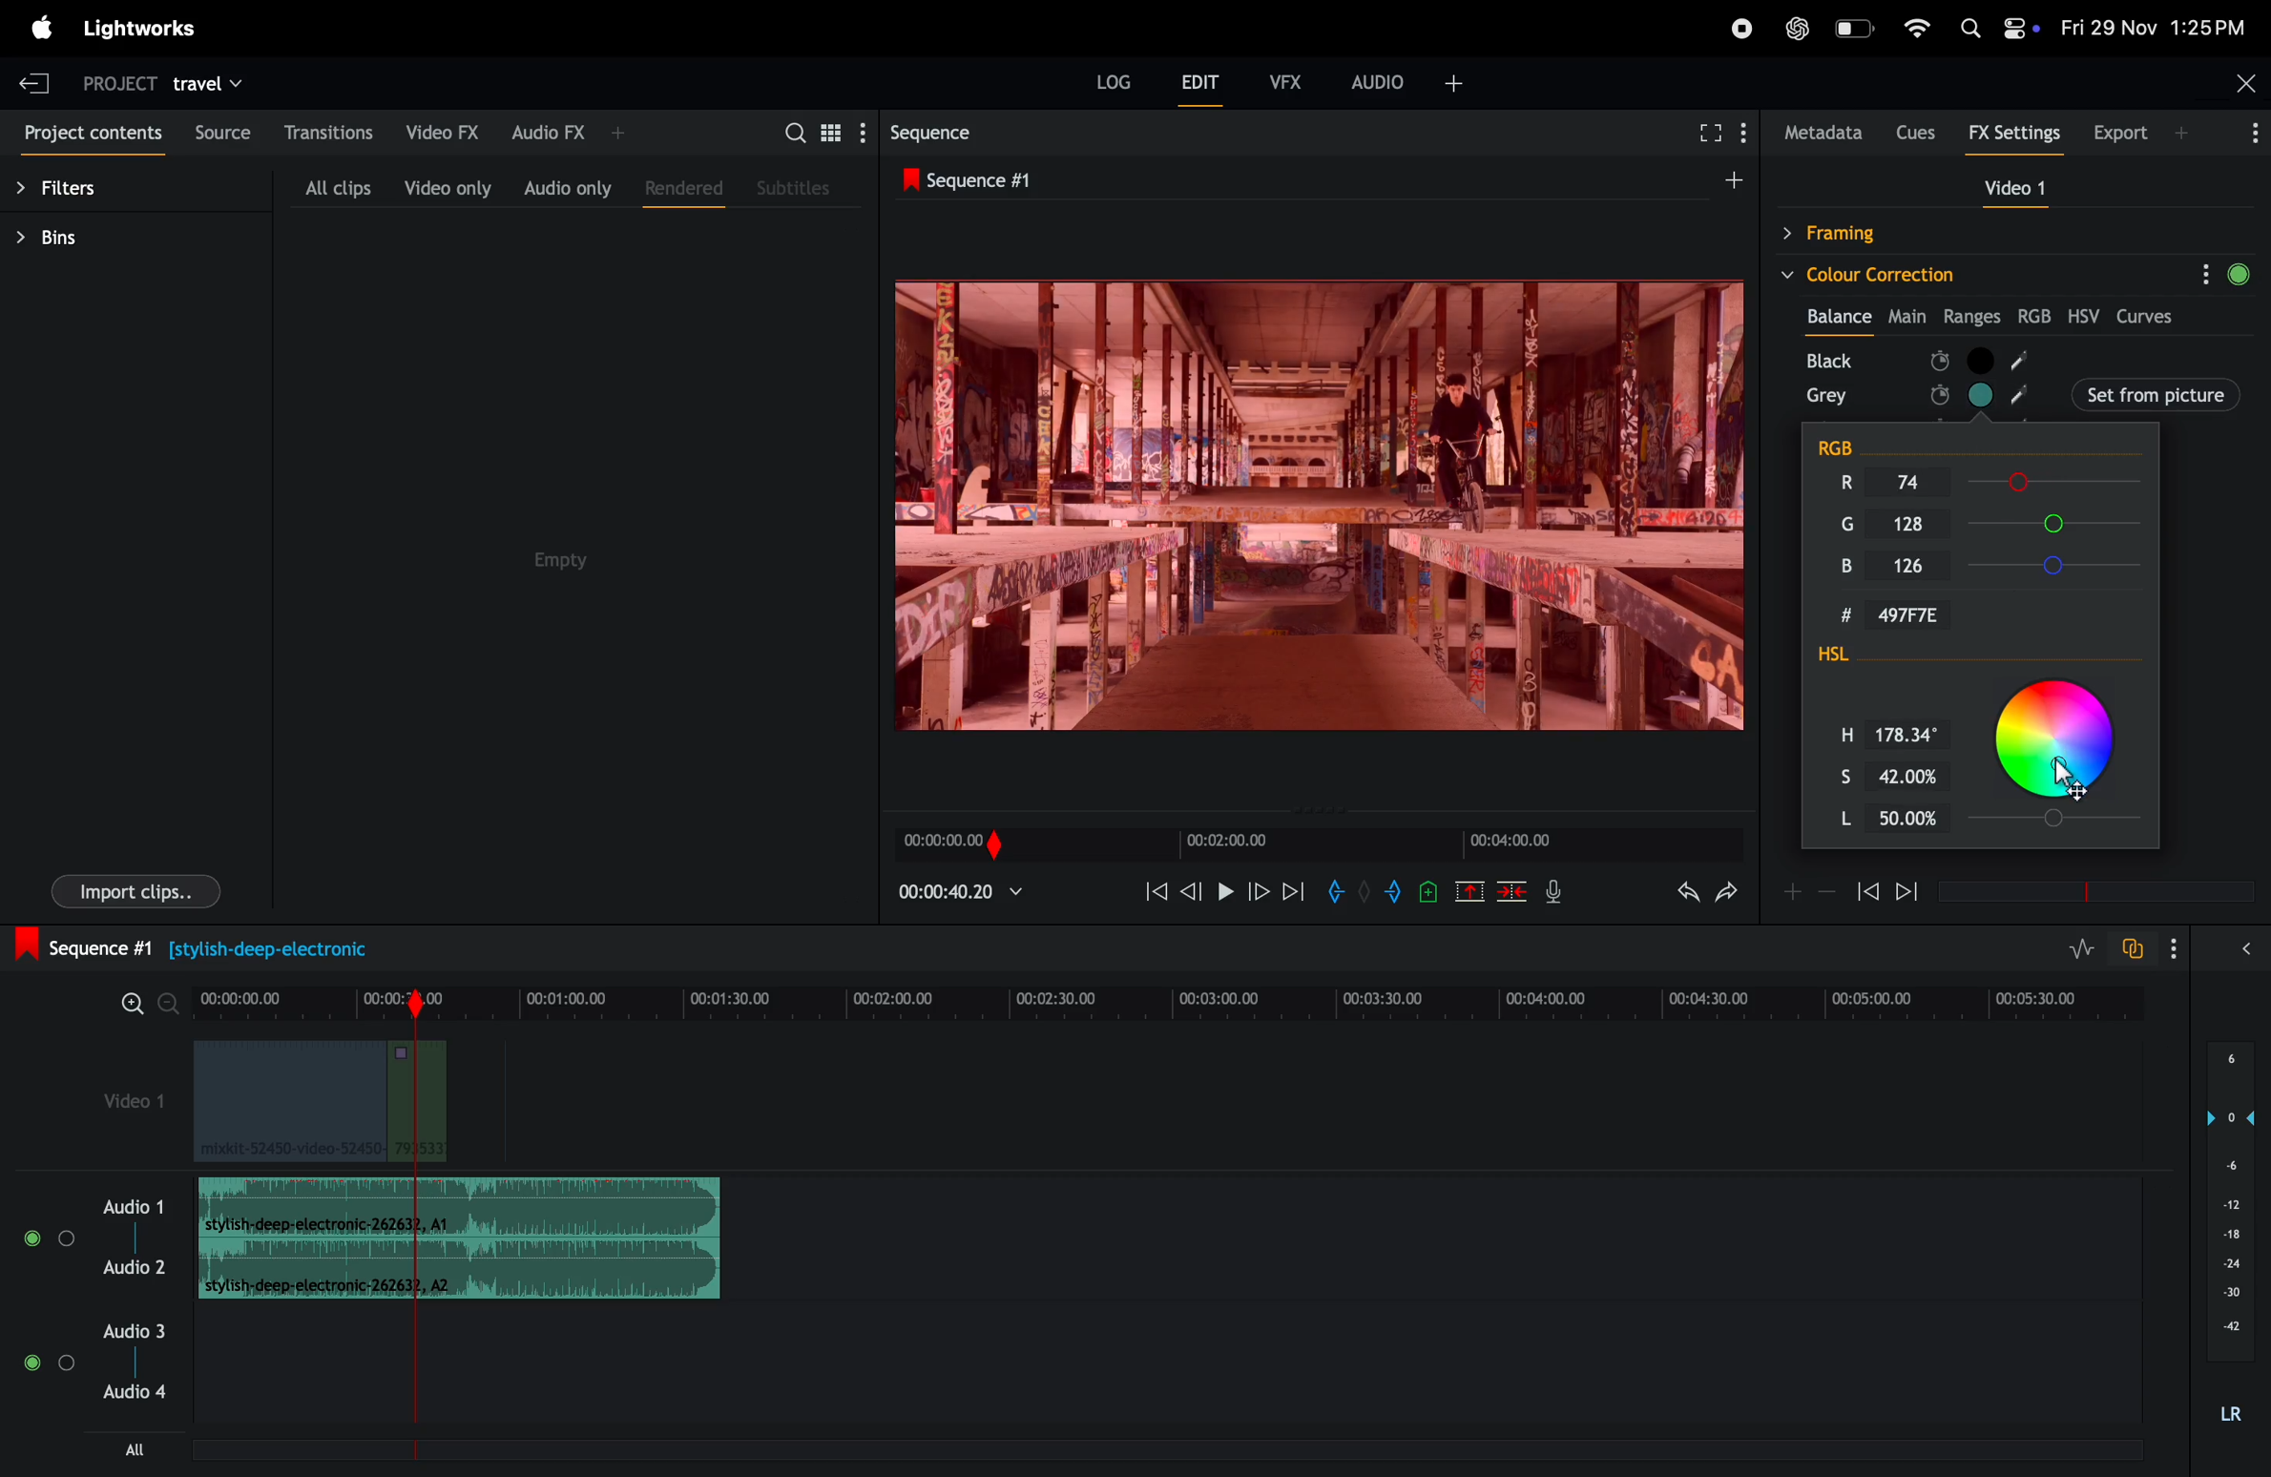 This screenshot has height=1477, width=2271. What do you see at coordinates (1807, 891) in the screenshot?
I see `zoom in zoom out` at bounding box center [1807, 891].